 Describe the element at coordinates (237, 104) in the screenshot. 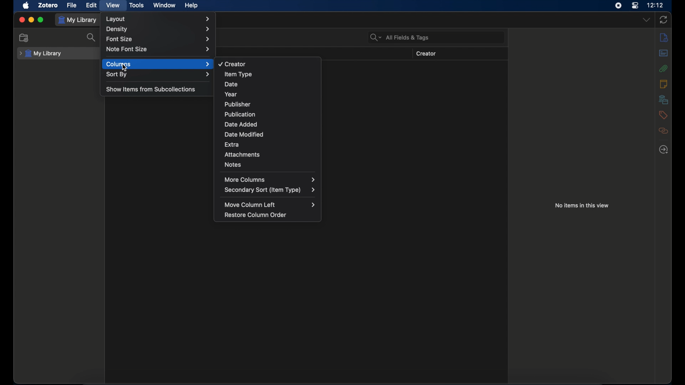

I see `publisher` at that location.